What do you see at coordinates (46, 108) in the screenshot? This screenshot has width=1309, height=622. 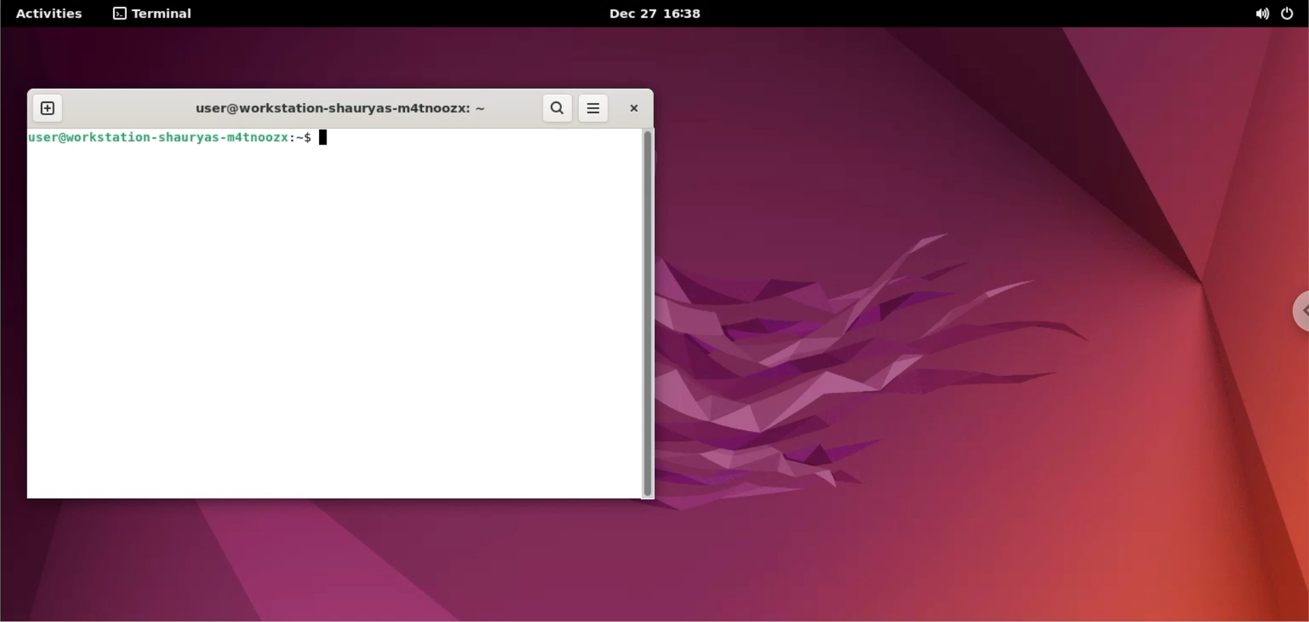 I see `new tab` at bounding box center [46, 108].